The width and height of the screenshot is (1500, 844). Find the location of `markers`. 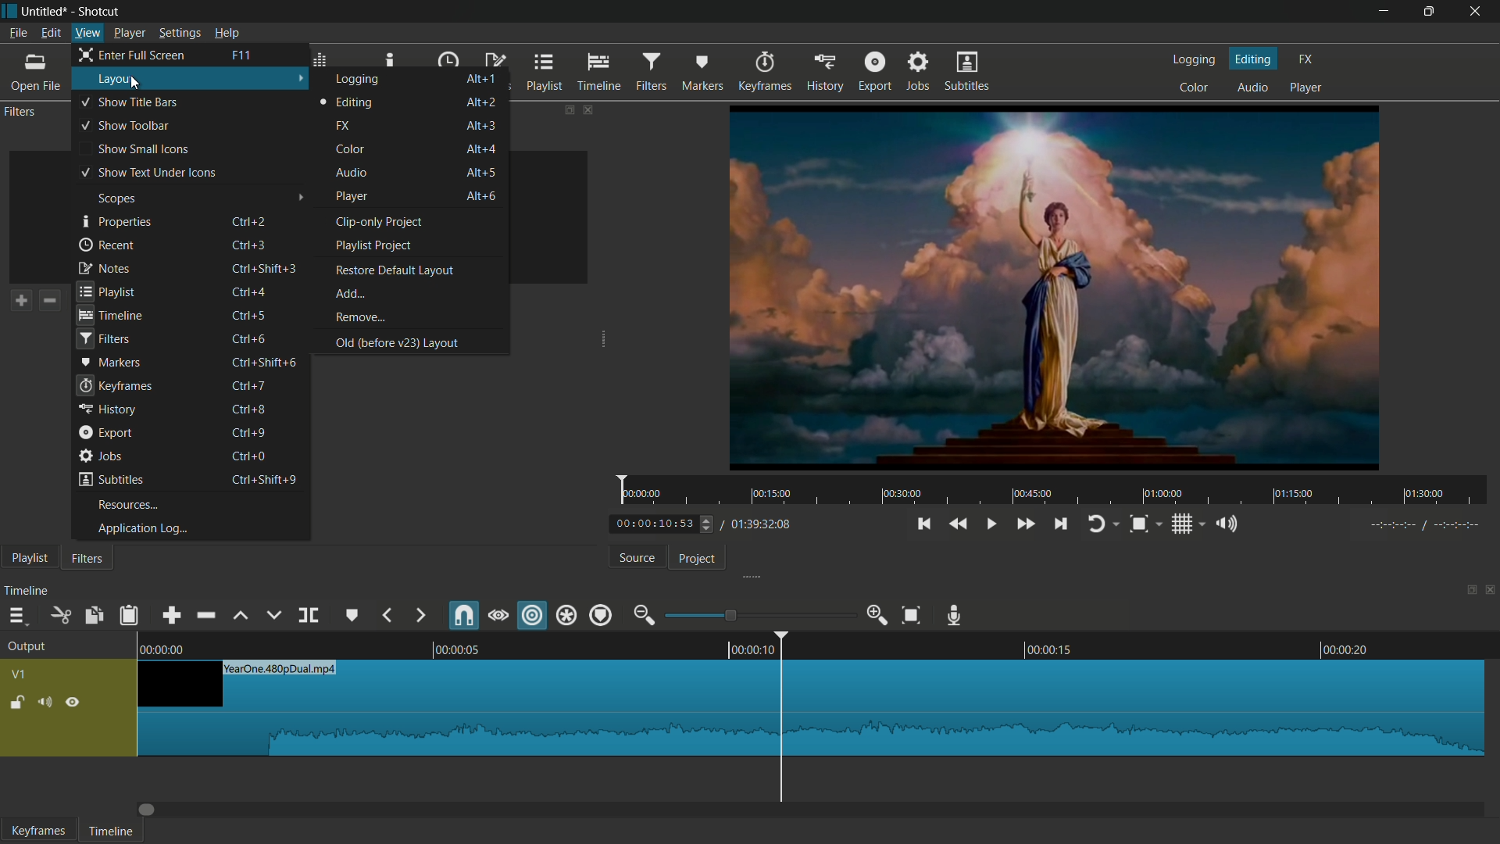

markers is located at coordinates (700, 72).